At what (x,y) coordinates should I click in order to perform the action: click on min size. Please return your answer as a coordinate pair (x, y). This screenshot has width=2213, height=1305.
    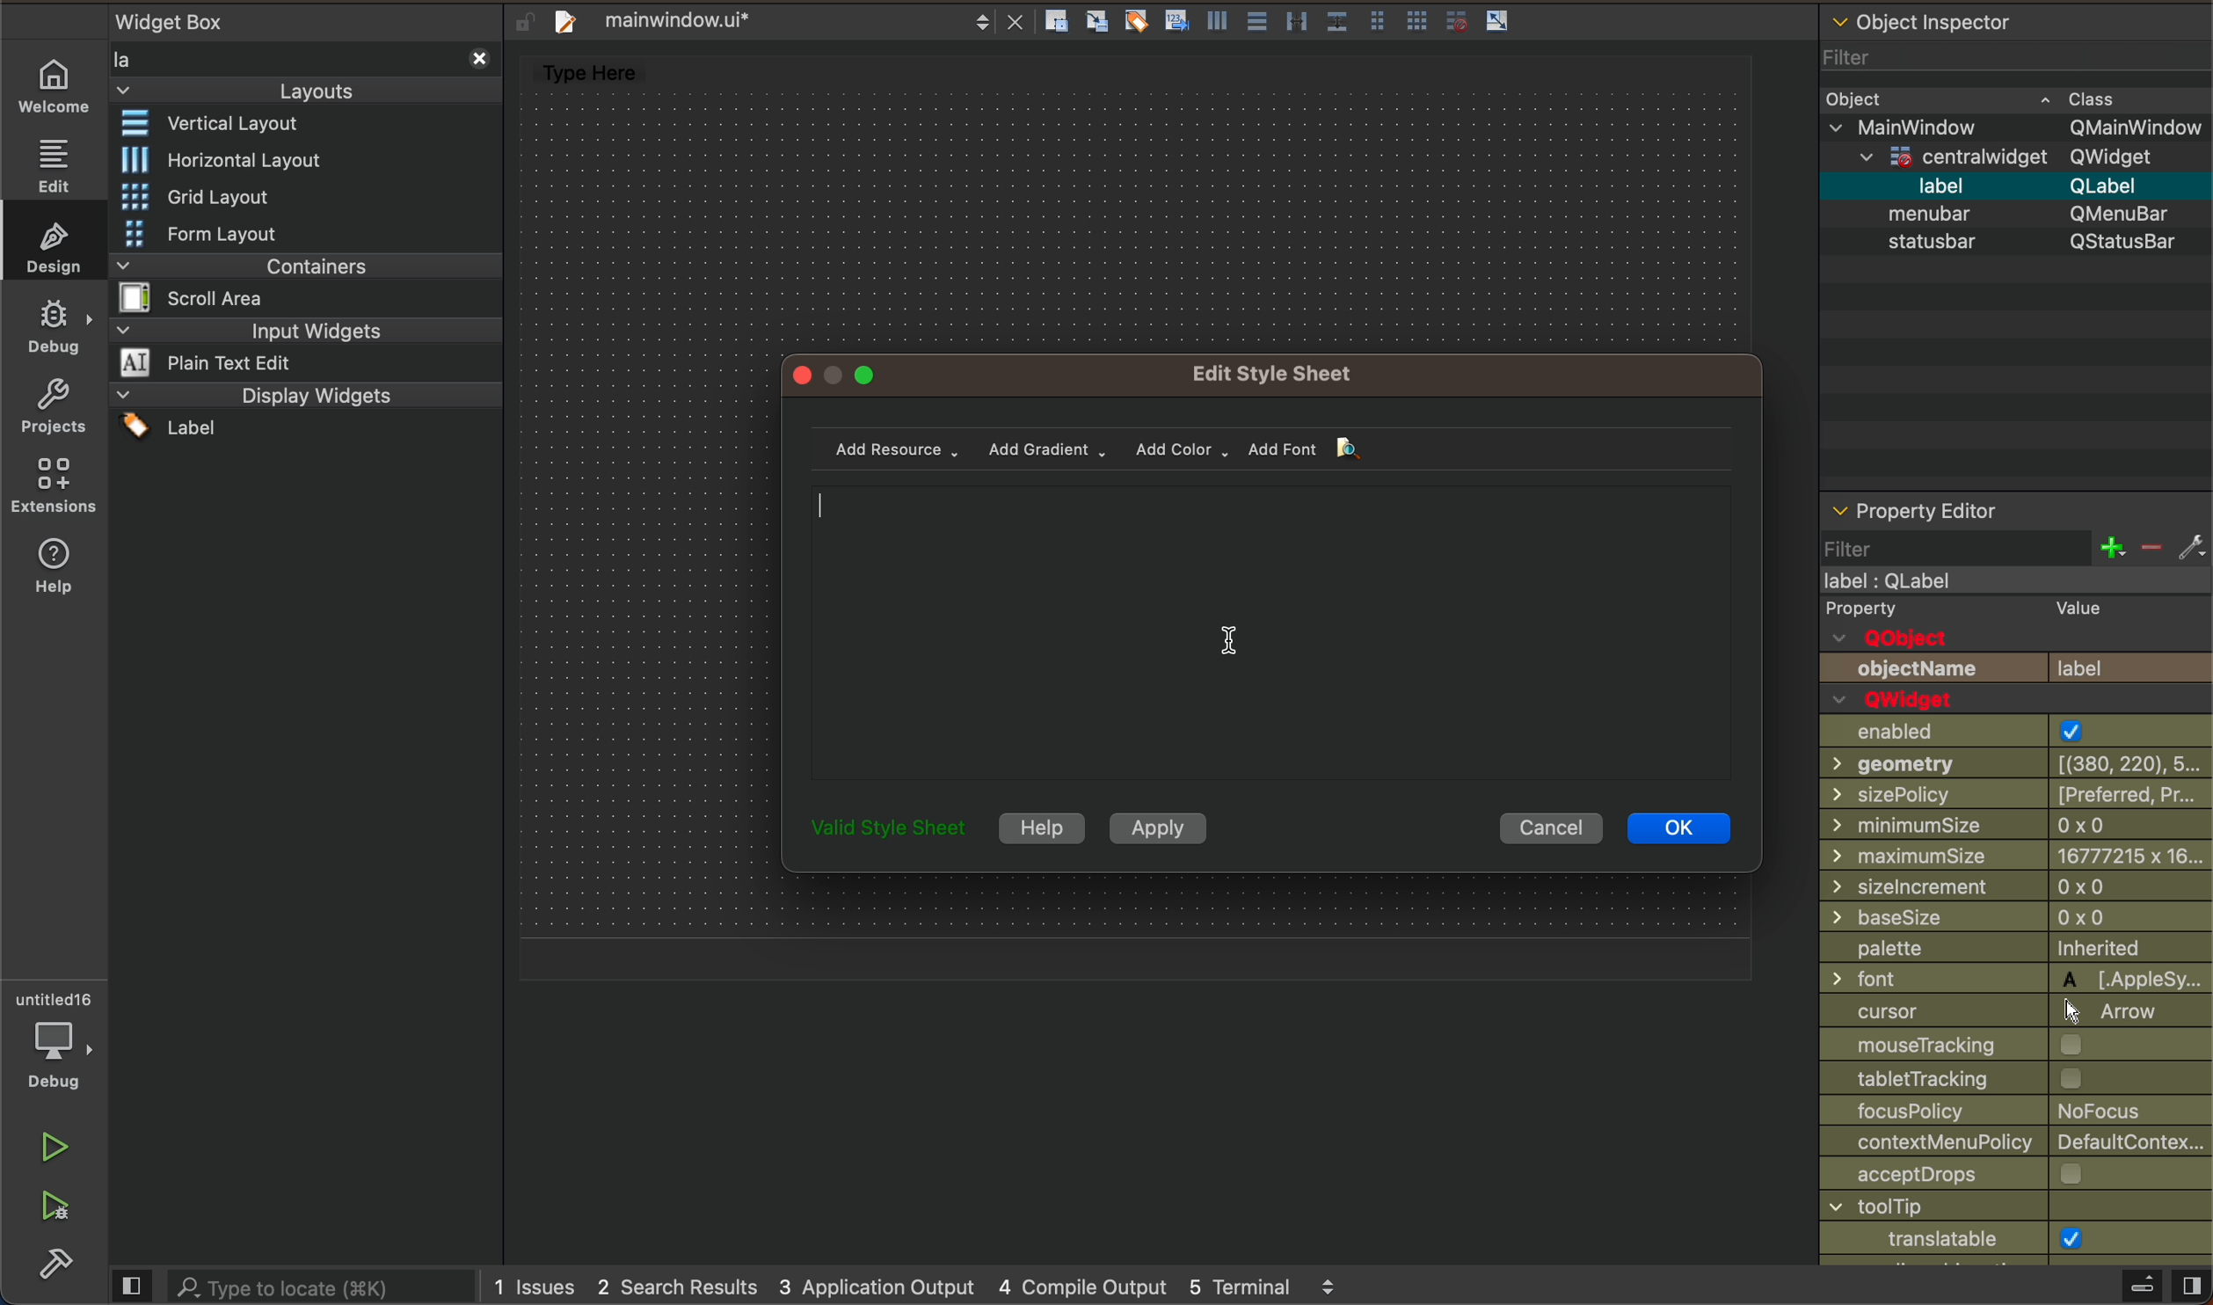
    Looking at the image, I should click on (2015, 855).